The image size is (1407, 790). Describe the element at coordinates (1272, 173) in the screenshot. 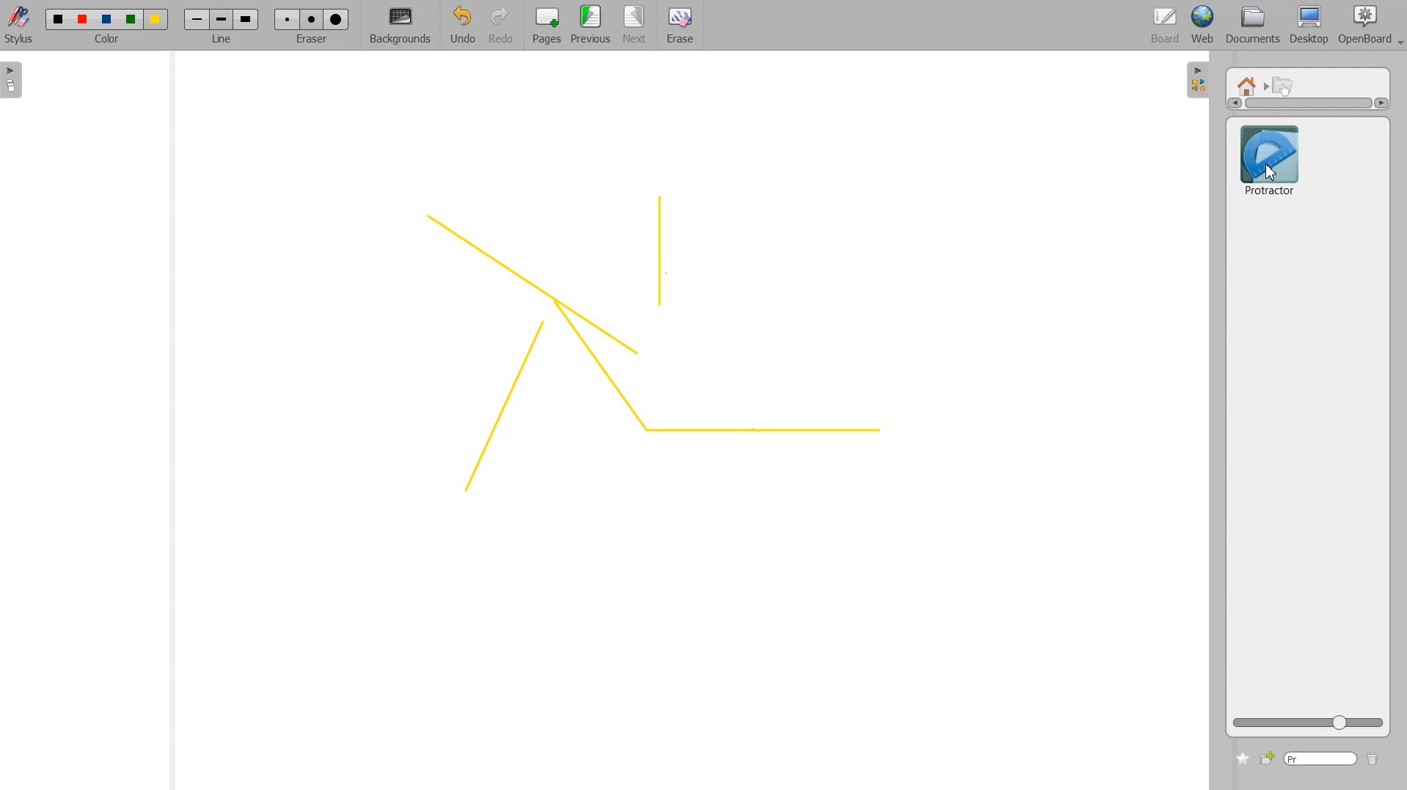

I see `Cursor` at that location.